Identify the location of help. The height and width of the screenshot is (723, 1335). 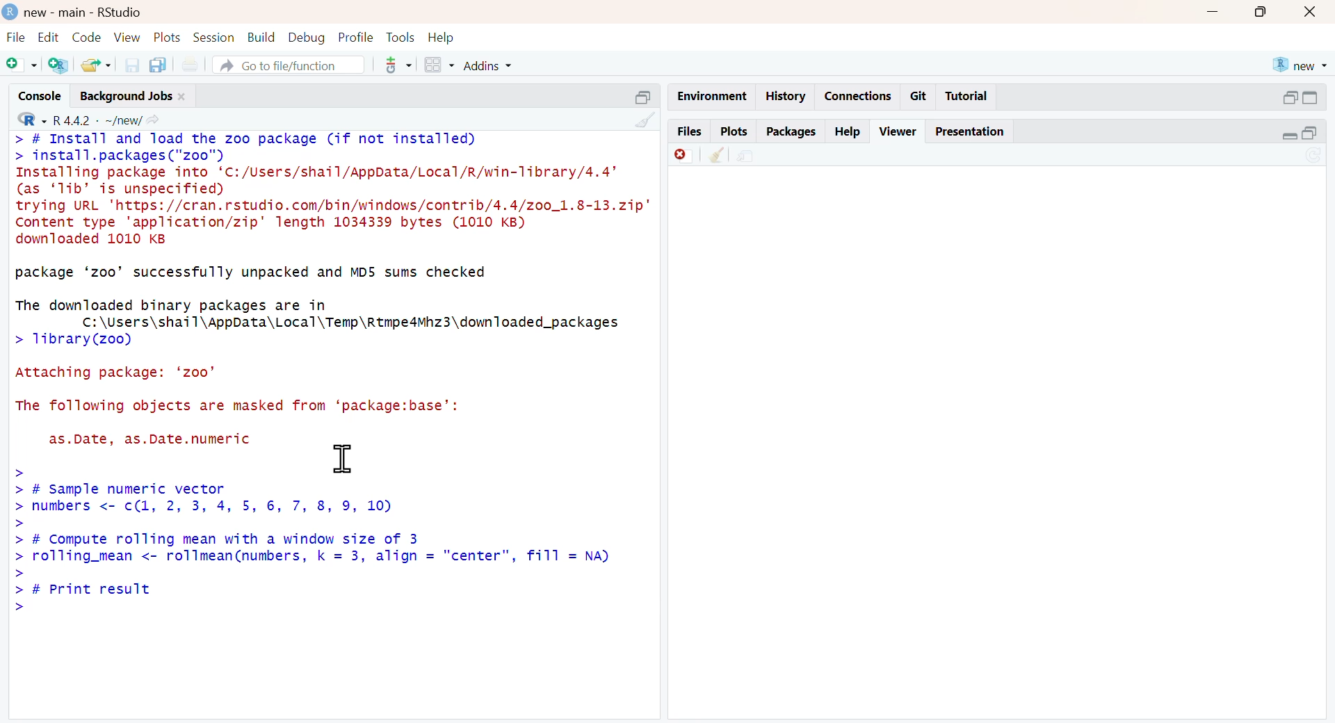
(441, 38).